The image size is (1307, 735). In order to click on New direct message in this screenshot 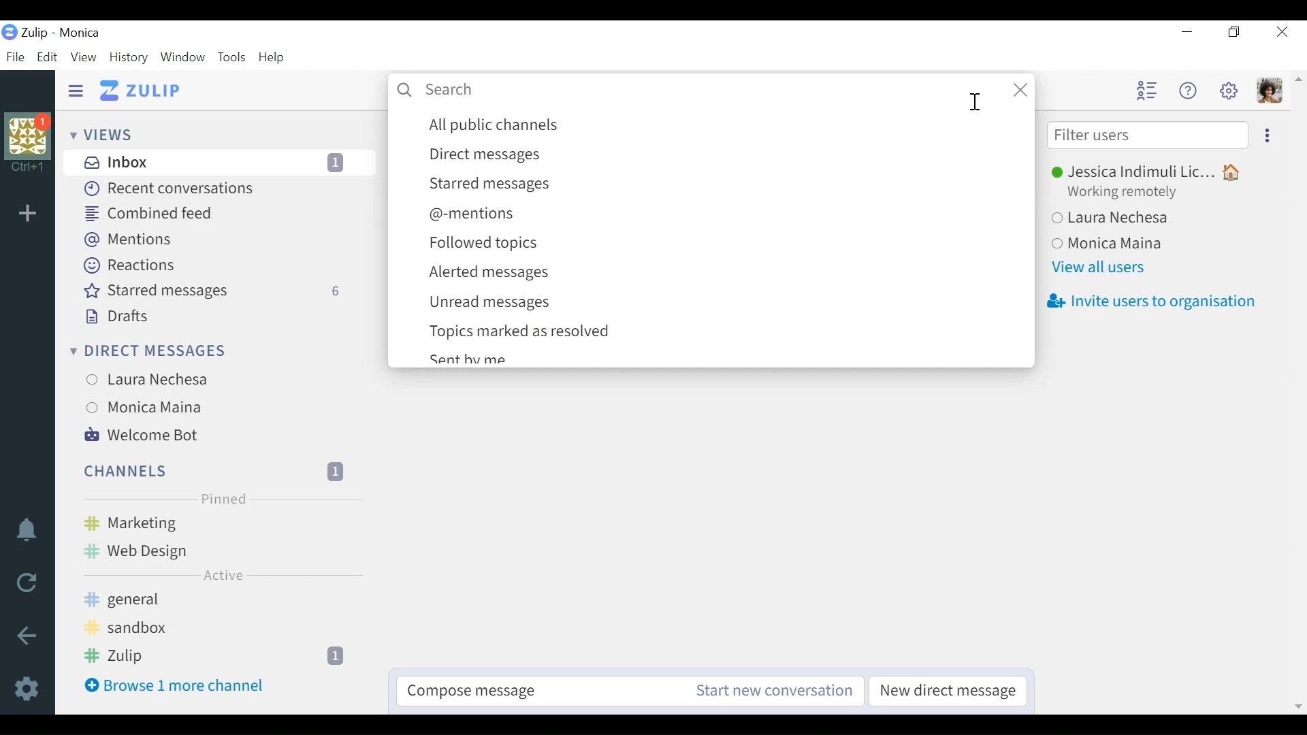, I will do `click(953, 691)`.